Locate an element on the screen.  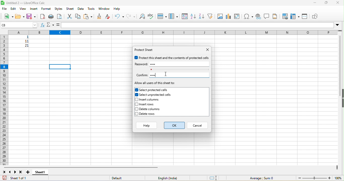
ok is located at coordinates (174, 125).